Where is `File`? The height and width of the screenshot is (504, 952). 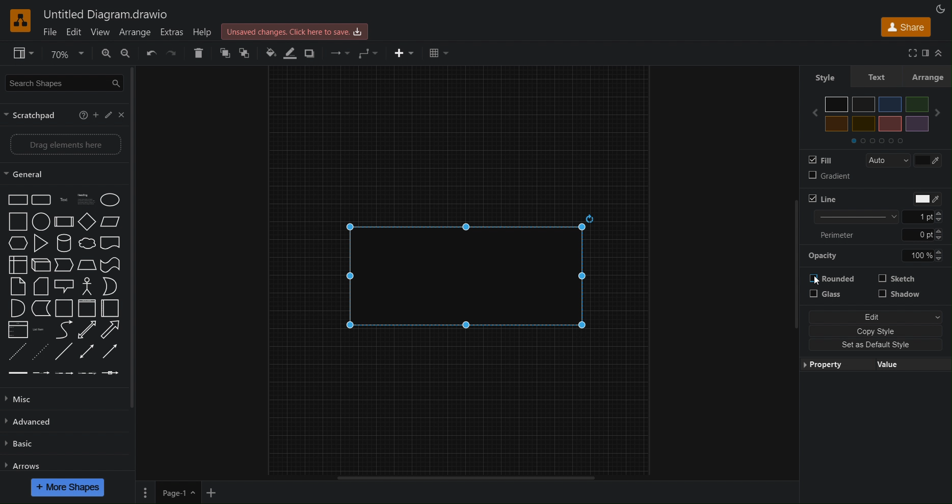 File is located at coordinates (50, 32).